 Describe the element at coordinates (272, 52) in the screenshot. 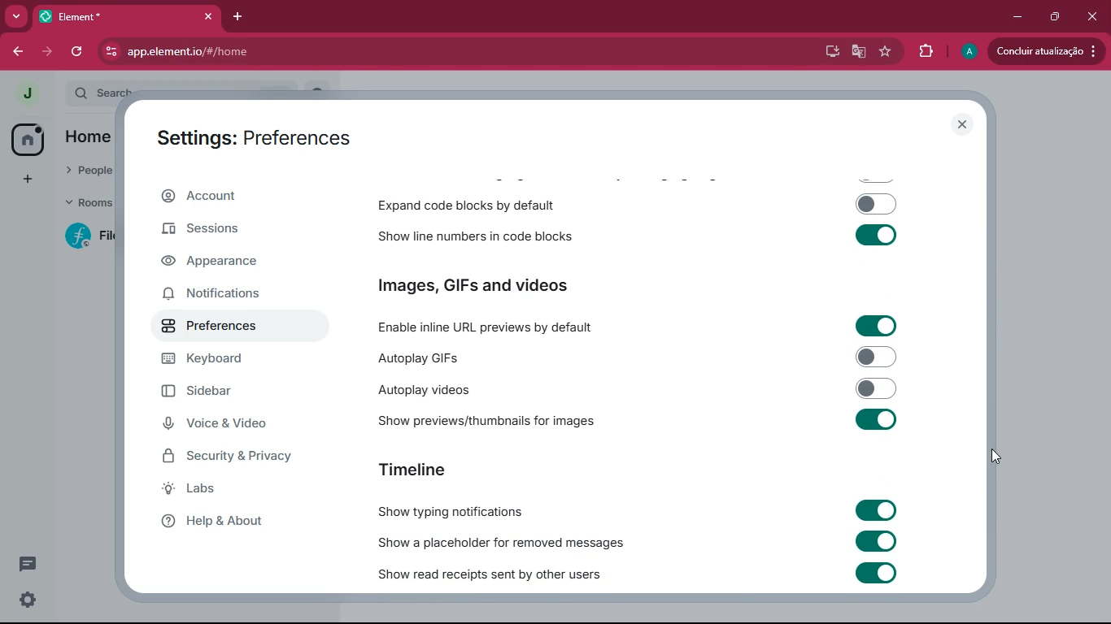

I see `app.element.io/#/home` at that location.